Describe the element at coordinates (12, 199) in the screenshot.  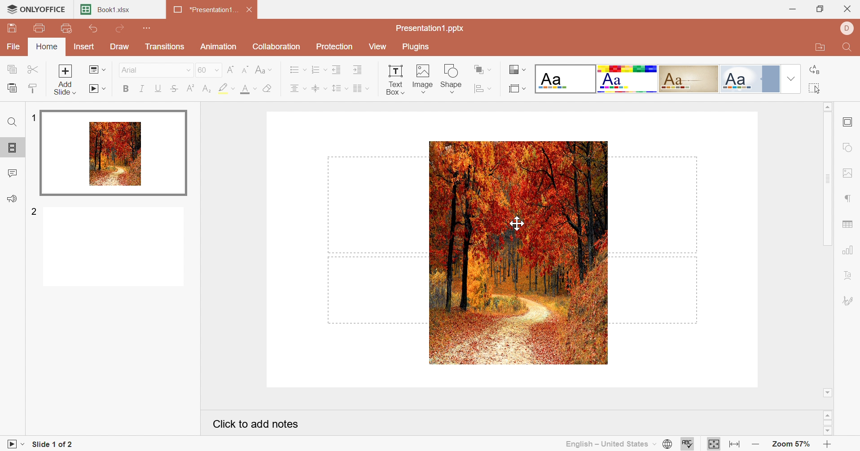
I see `Feedback & support` at that location.